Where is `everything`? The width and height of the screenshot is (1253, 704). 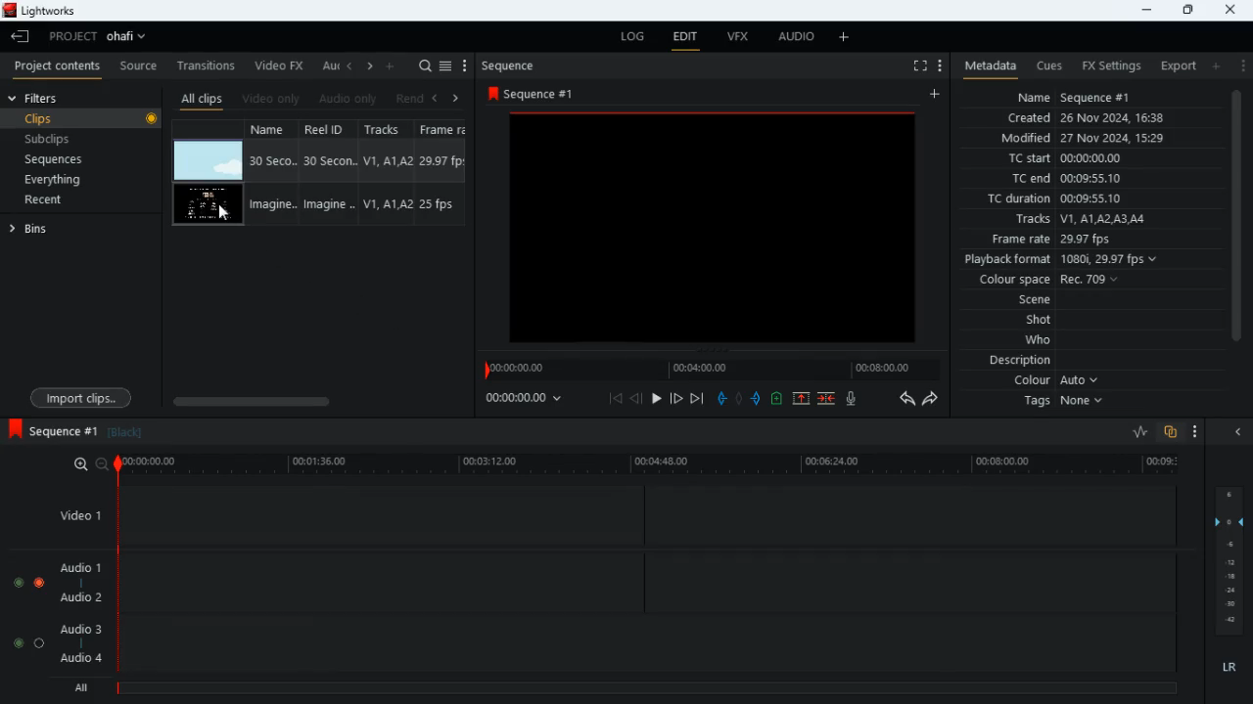
everything is located at coordinates (50, 181).